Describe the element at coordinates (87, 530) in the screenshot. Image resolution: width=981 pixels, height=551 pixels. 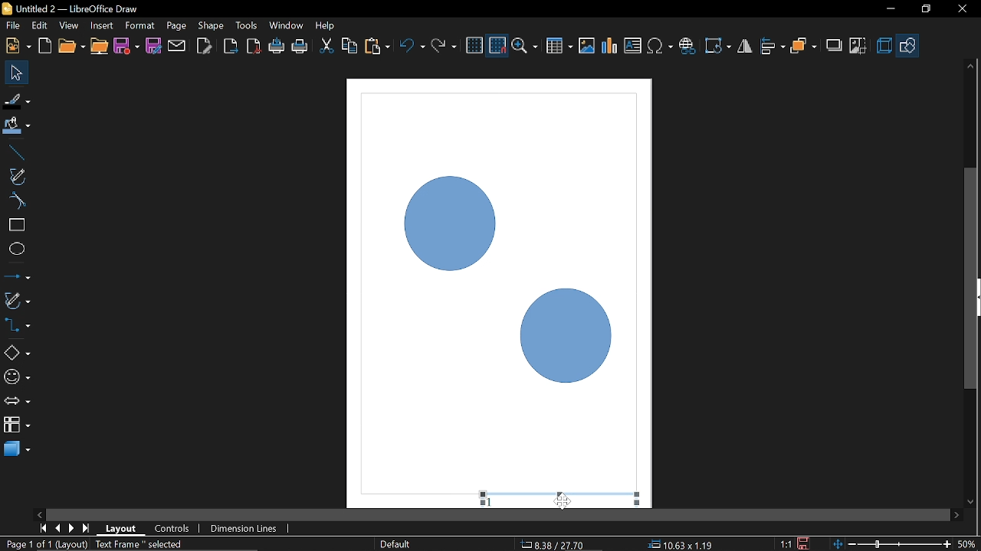
I see `Last page` at that location.